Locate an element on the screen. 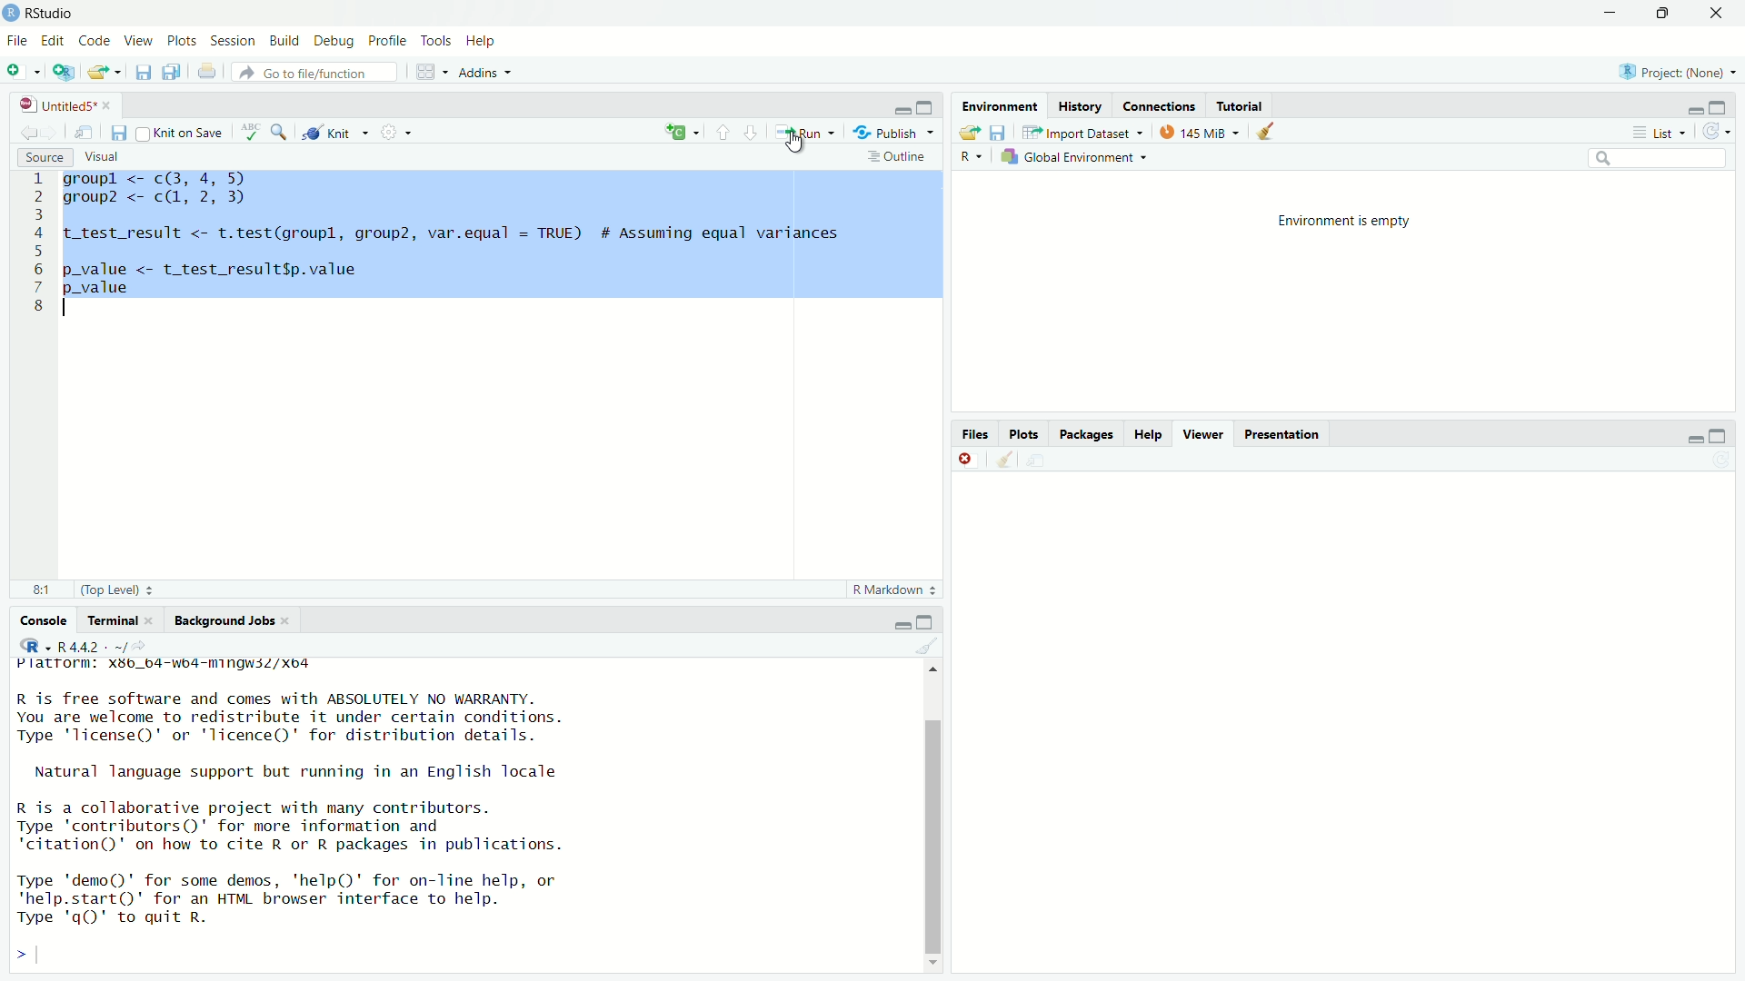   Outline is located at coordinates (895, 156).